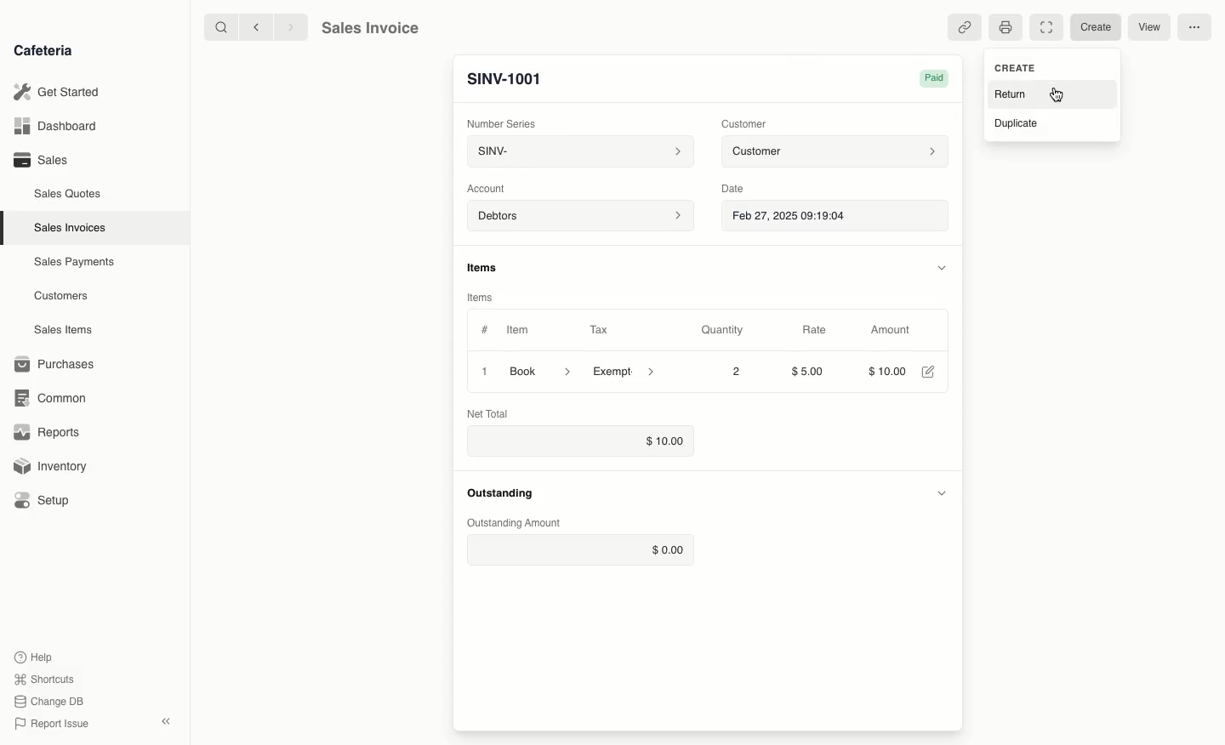 This screenshot has width=1225, height=745. Describe the element at coordinates (44, 500) in the screenshot. I see `Setup` at that location.